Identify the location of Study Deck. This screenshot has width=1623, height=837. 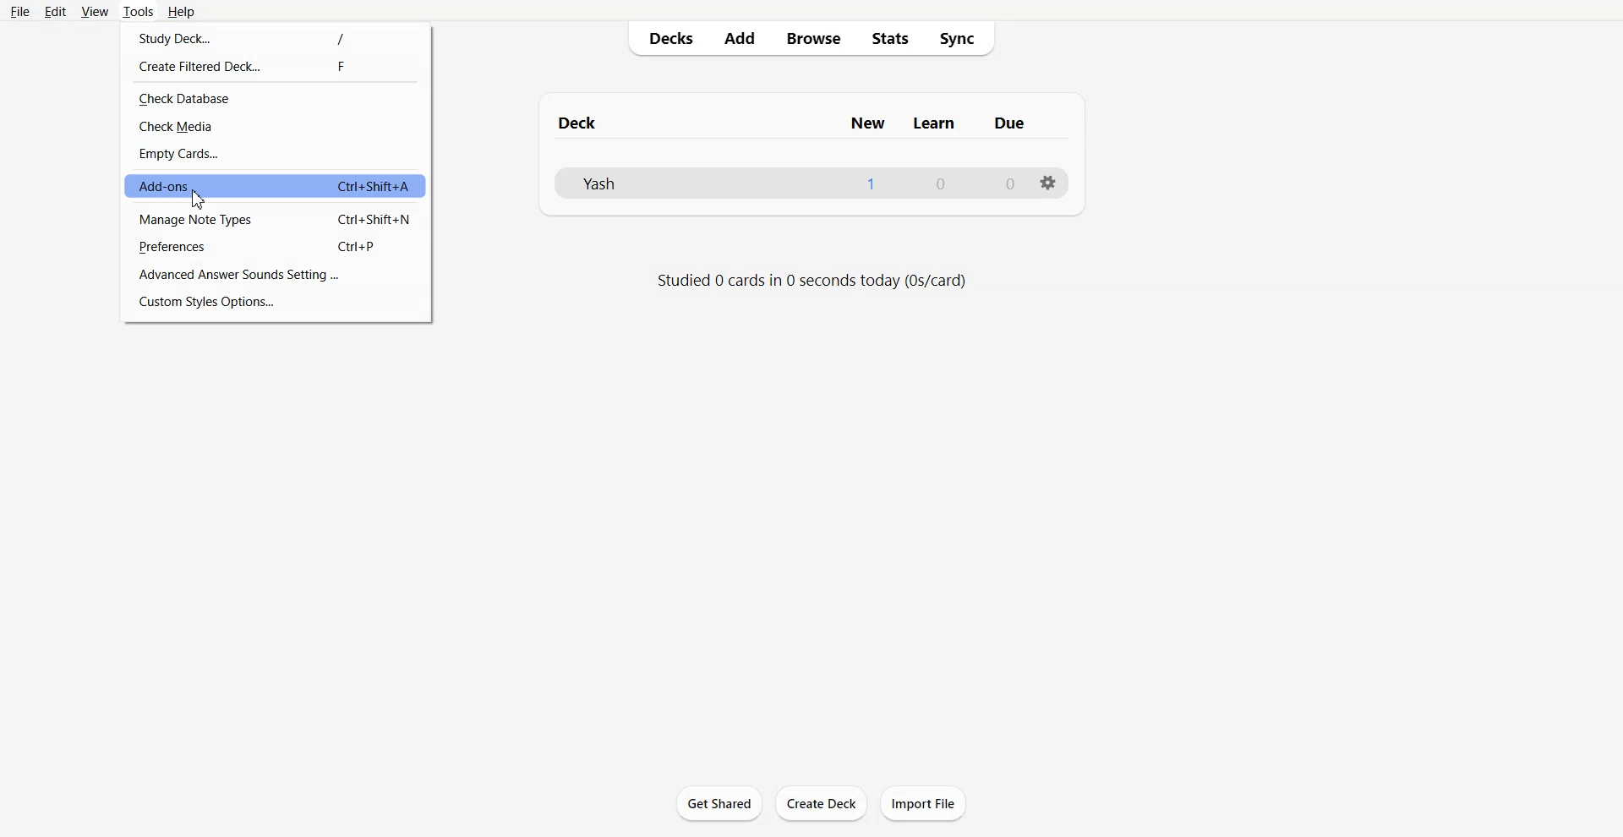
(277, 37).